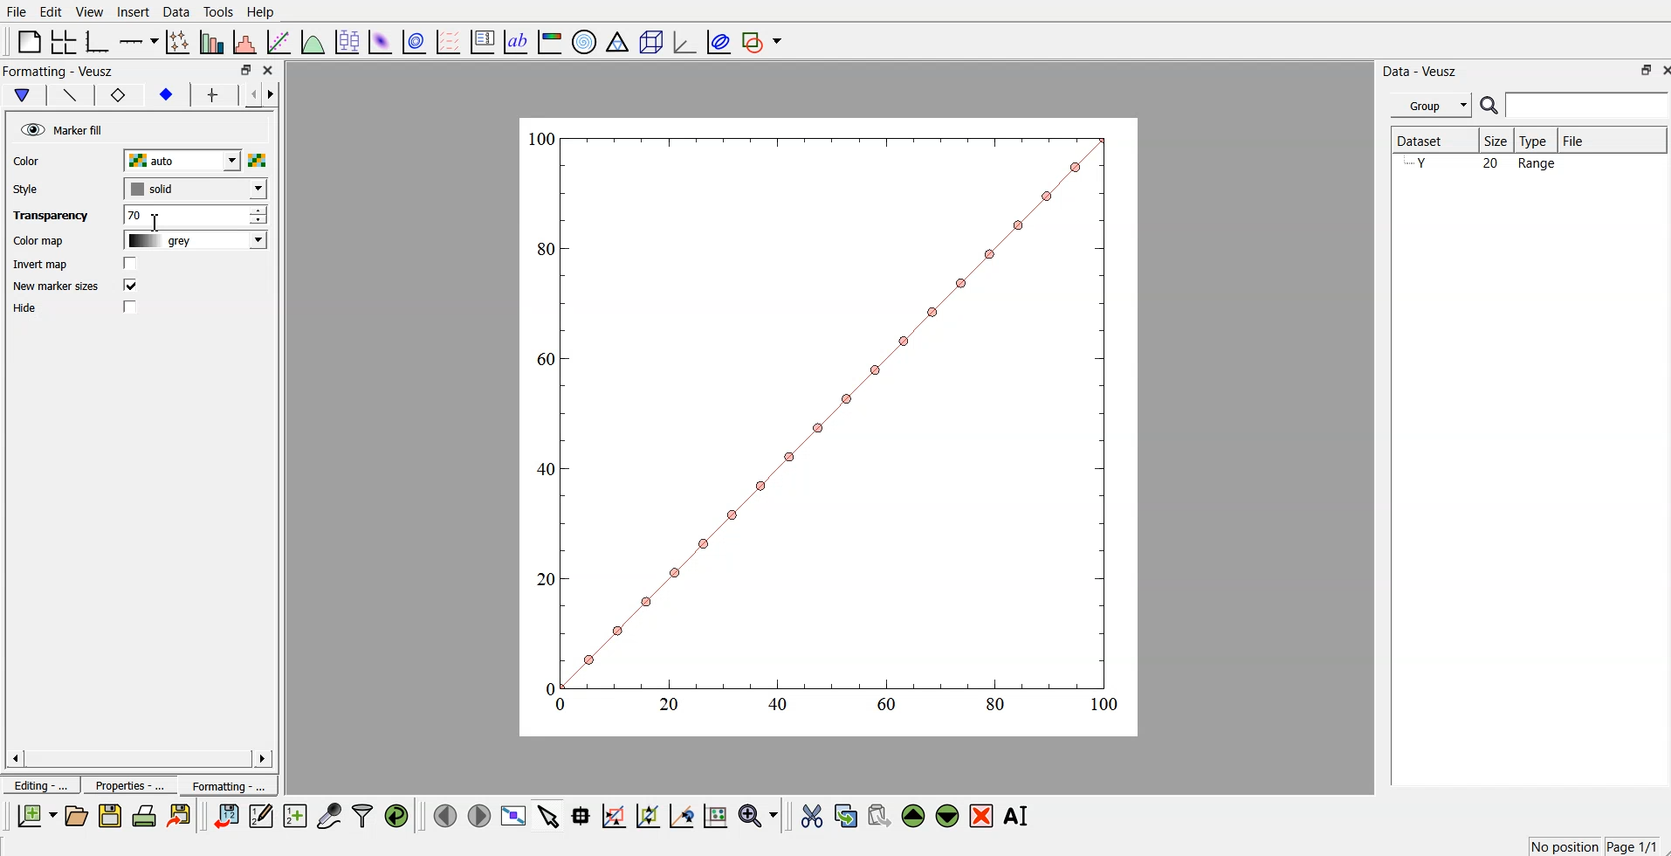  I want to click on reload linked datasets, so click(399, 814).